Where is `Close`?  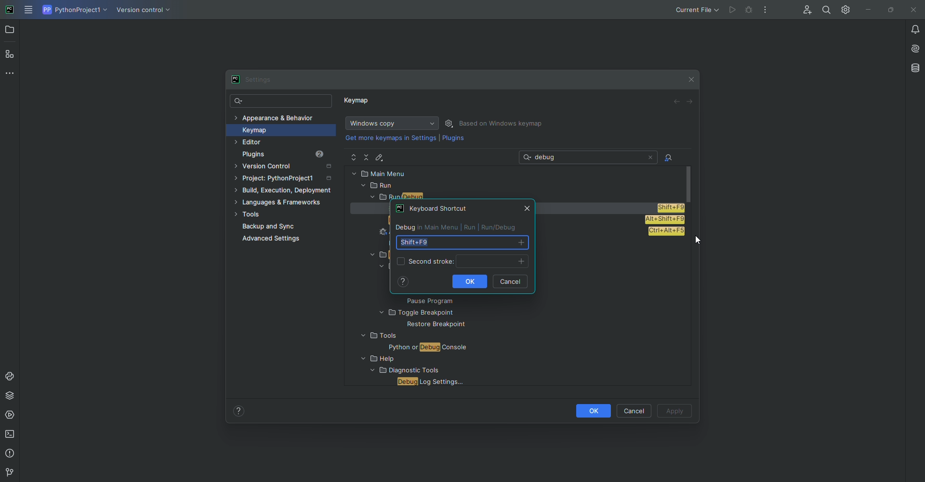
Close is located at coordinates (692, 77).